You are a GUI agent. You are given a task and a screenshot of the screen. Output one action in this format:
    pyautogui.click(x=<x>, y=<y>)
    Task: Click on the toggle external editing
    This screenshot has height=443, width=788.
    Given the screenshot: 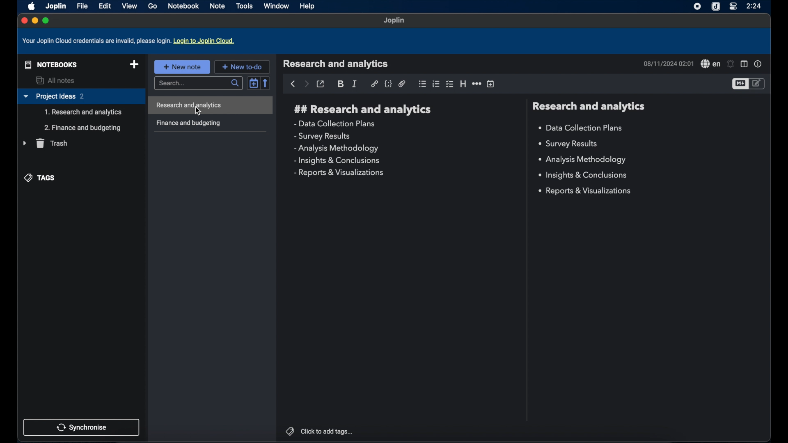 What is the action you would take?
    pyautogui.click(x=321, y=84)
    